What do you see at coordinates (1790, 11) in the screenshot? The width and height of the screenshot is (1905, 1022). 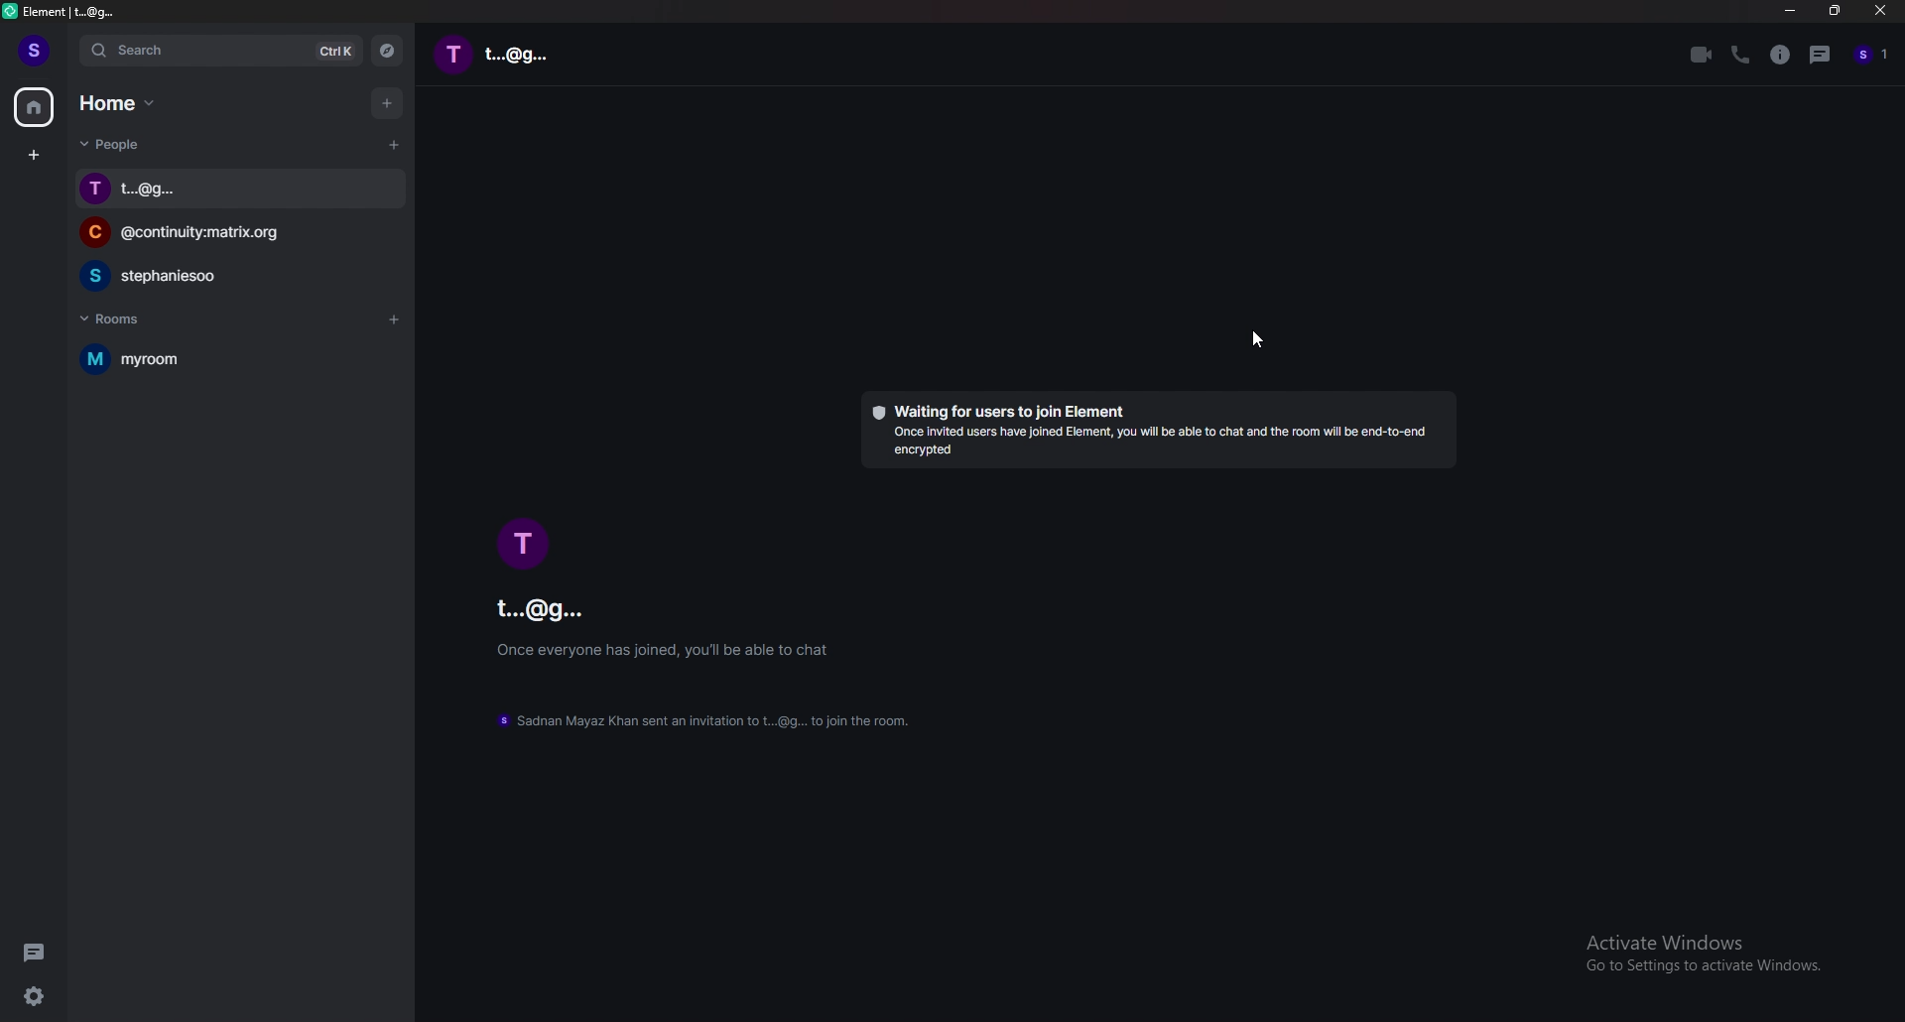 I see `minimize` at bounding box center [1790, 11].